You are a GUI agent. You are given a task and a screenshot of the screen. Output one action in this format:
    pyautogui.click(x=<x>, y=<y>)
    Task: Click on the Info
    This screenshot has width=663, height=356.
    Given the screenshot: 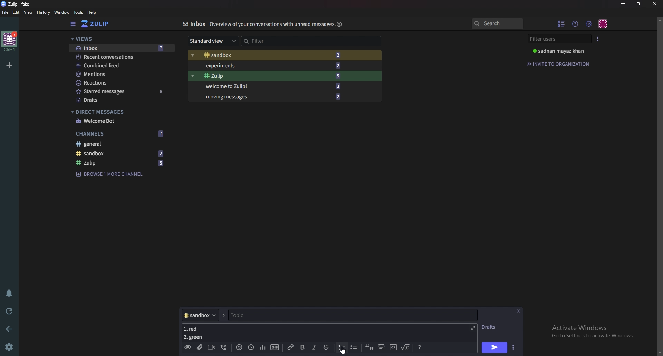 What is the action you would take?
    pyautogui.click(x=270, y=24)
    